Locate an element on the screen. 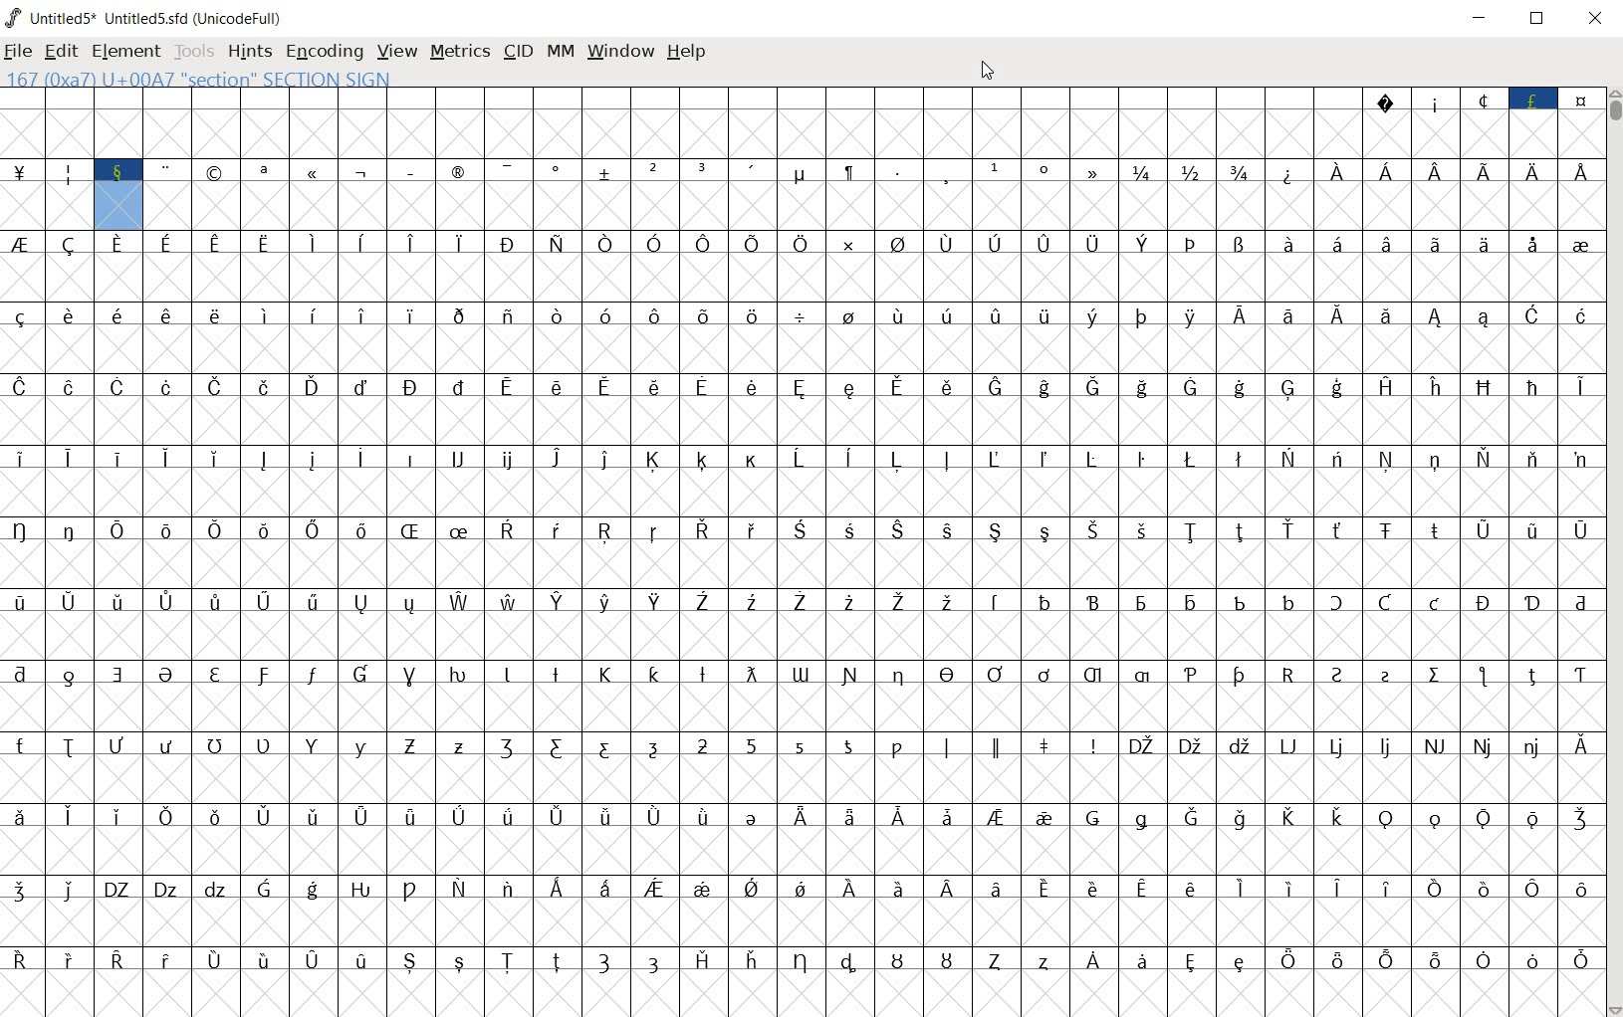  Latin extended characters is located at coordinates (1457, 196).